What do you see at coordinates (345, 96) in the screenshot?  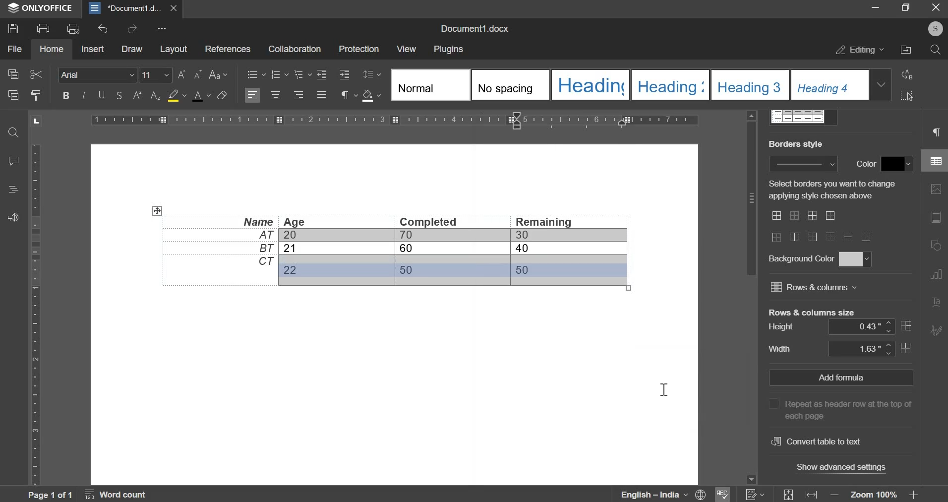 I see `paragraph` at bounding box center [345, 96].